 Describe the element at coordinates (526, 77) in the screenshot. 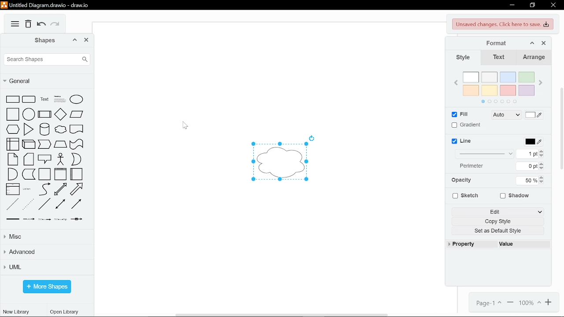

I see `green` at that location.